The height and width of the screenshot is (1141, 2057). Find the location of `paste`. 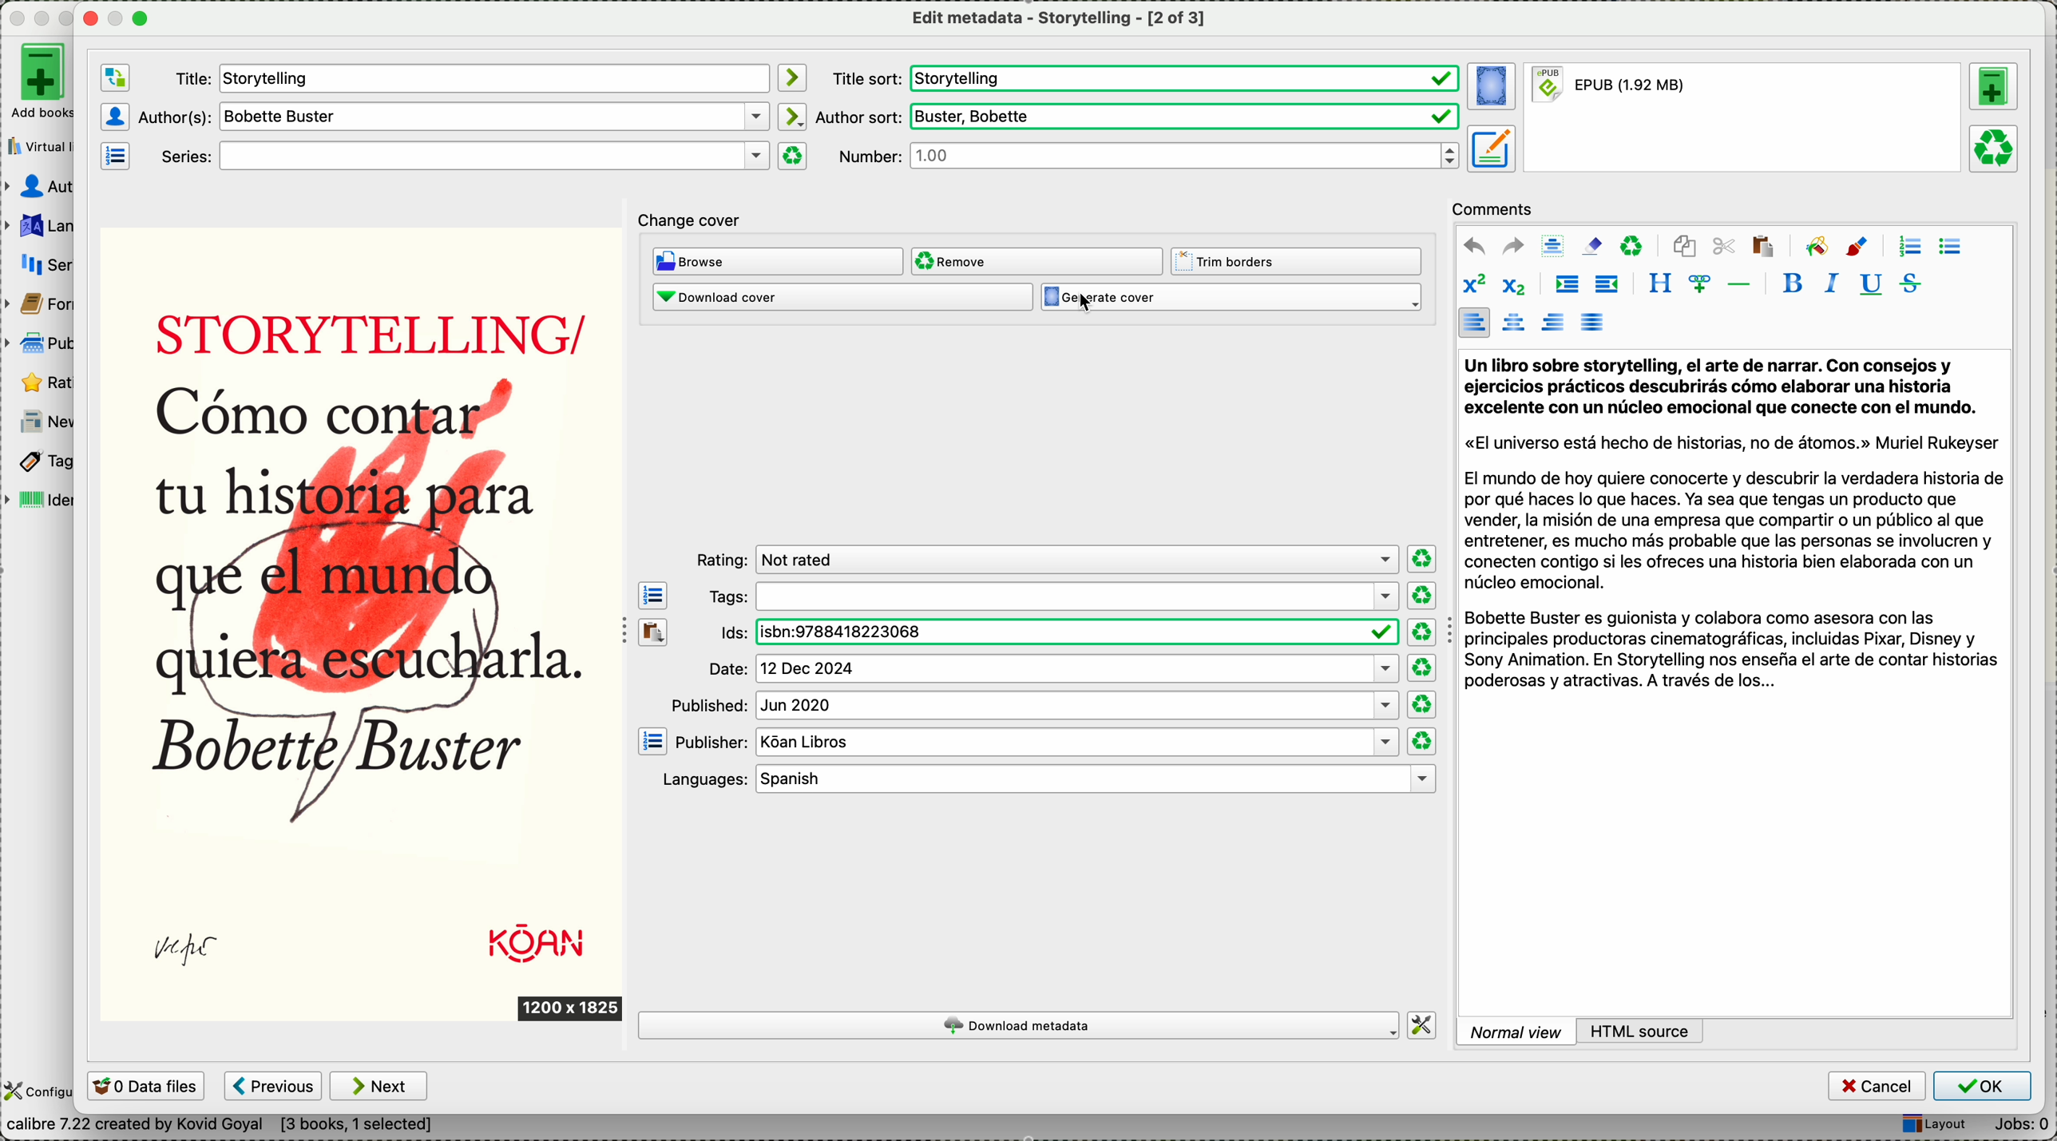

paste is located at coordinates (1764, 248).